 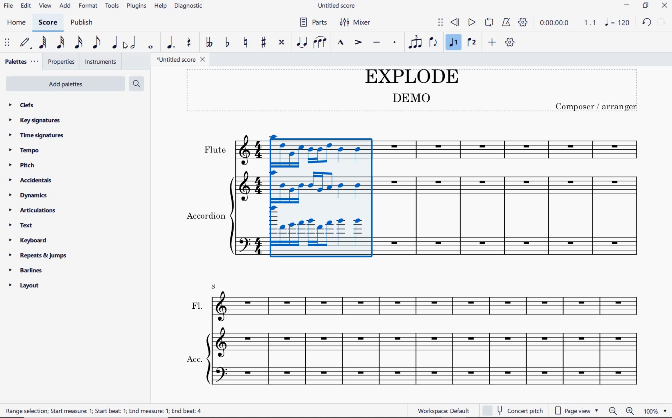 I want to click on file name, so click(x=337, y=6).